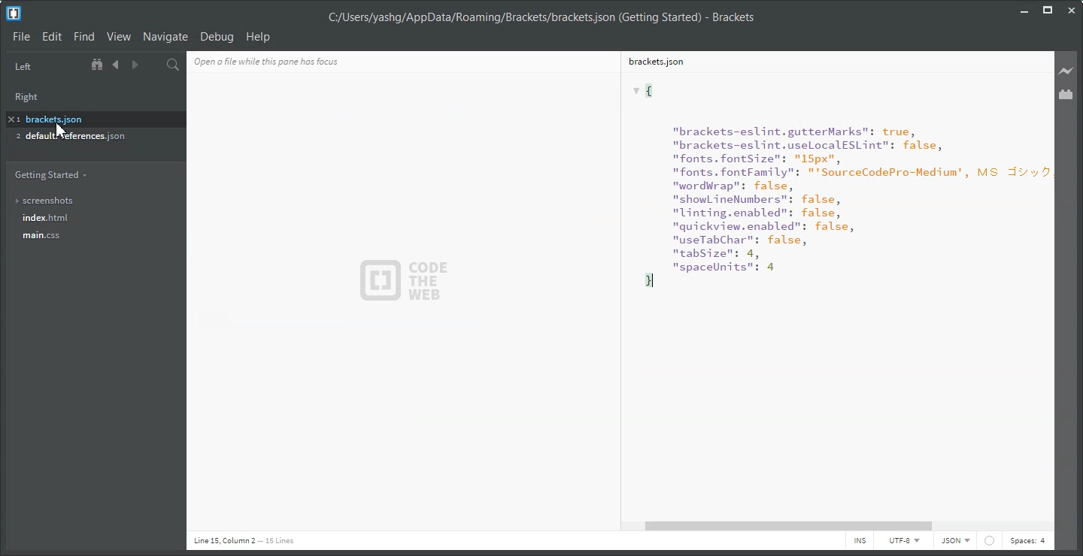 The height and width of the screenshot is (556, 1083). Describe the element at coordinates (1048, 10) in the screenshot. I see `Maximize` at that location.